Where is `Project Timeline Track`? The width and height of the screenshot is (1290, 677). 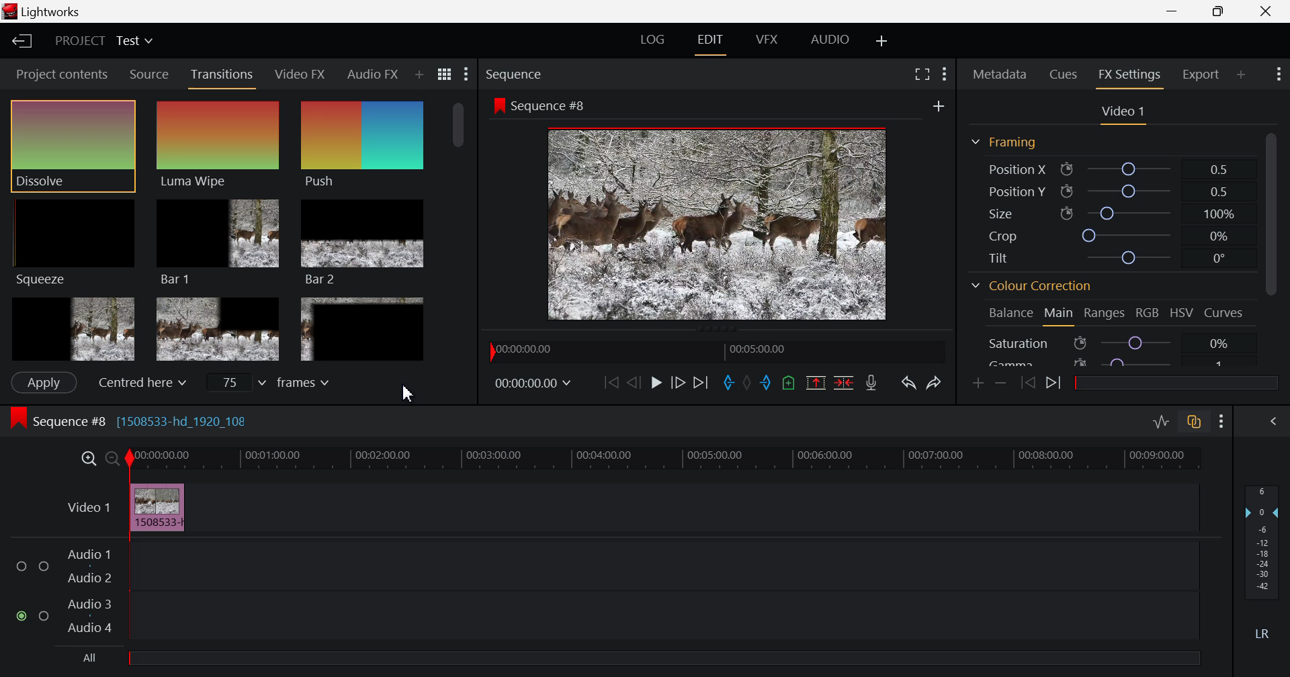 Project Timeline Track is located at coordinates (665, 459).